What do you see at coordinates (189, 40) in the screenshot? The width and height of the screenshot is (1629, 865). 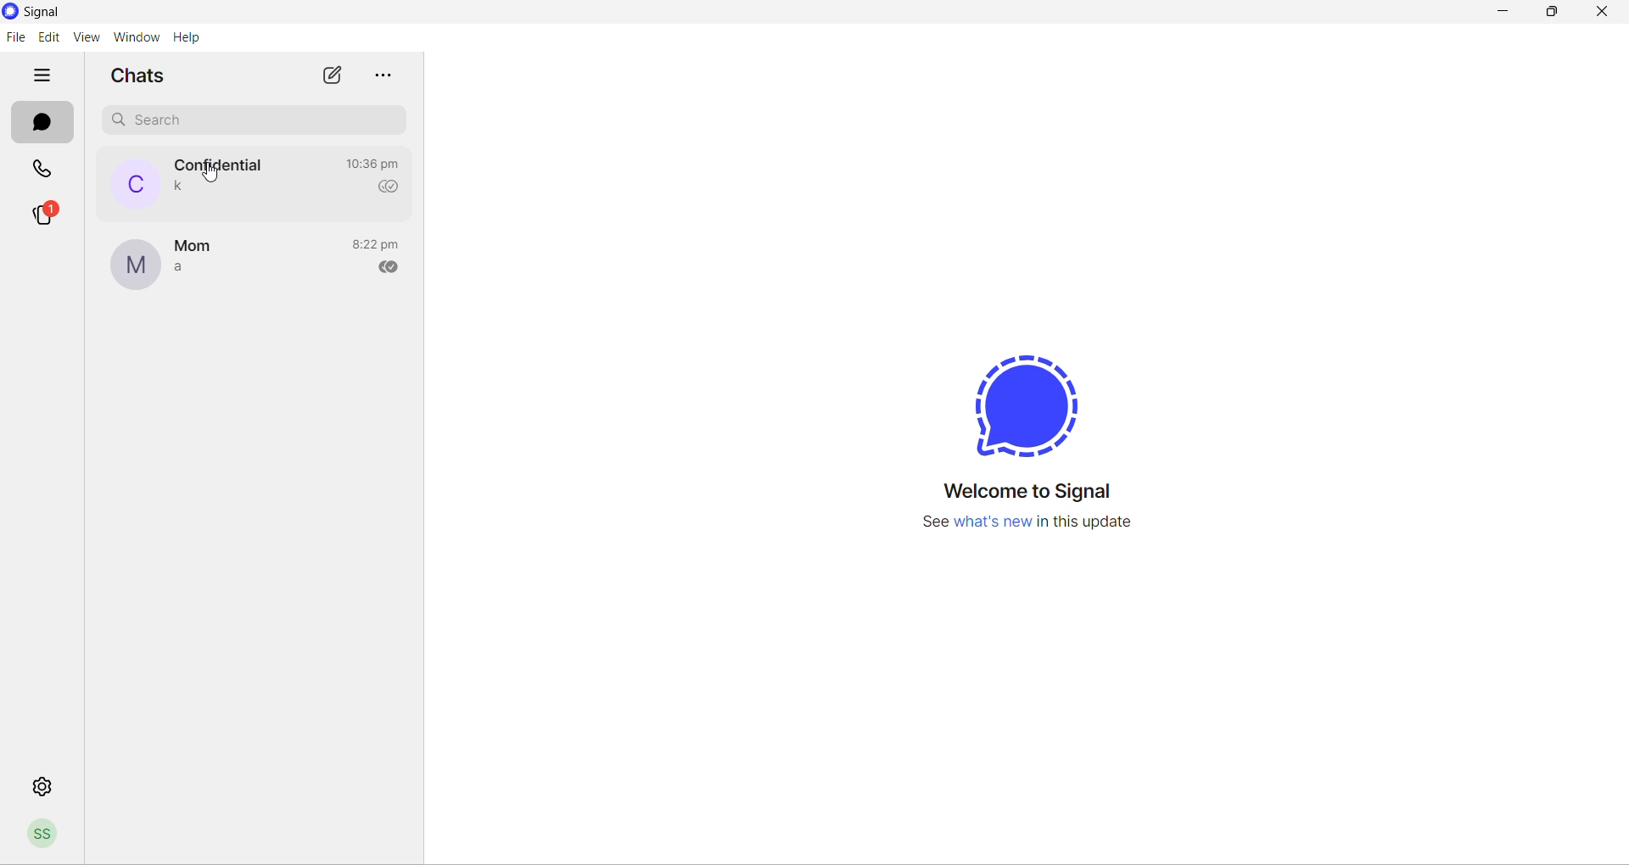 I see `help` at bounding box center [189, 40].